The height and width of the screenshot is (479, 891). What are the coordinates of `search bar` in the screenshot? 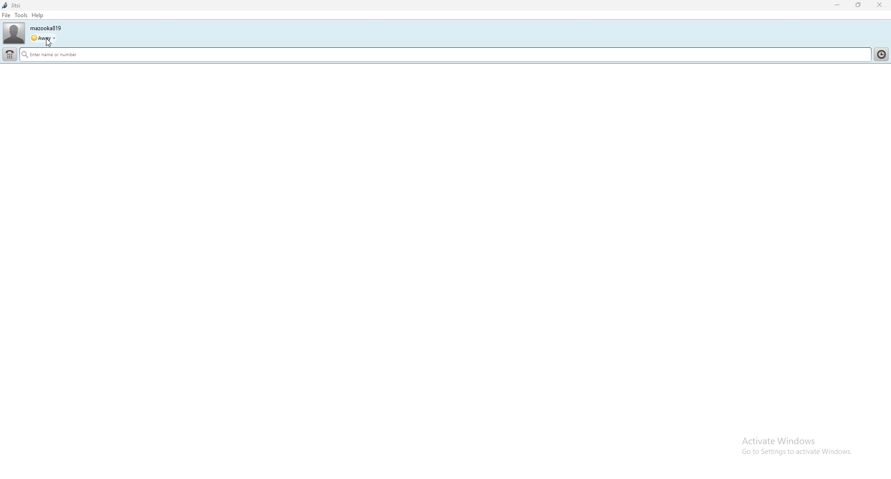 It's located at (444, 54).